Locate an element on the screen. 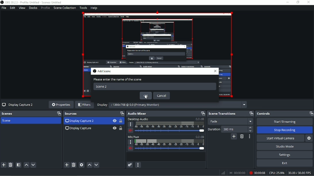 The image size is (314, 176). Move source(s) up is located at coordinates (89, 165).